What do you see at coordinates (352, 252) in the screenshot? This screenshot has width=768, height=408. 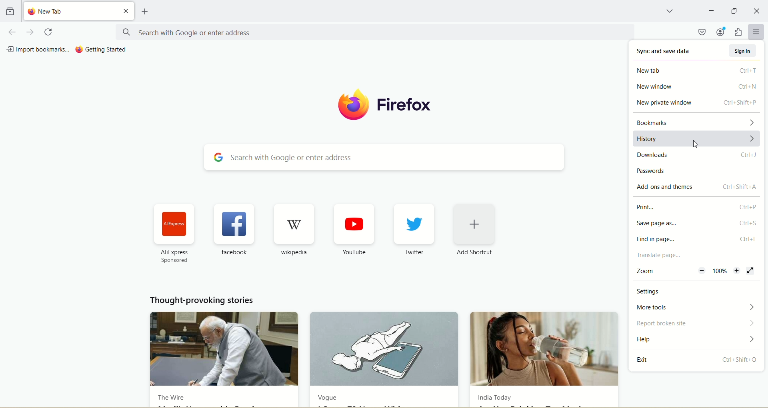 I see `YouTube` at bounding box center [352, 252].